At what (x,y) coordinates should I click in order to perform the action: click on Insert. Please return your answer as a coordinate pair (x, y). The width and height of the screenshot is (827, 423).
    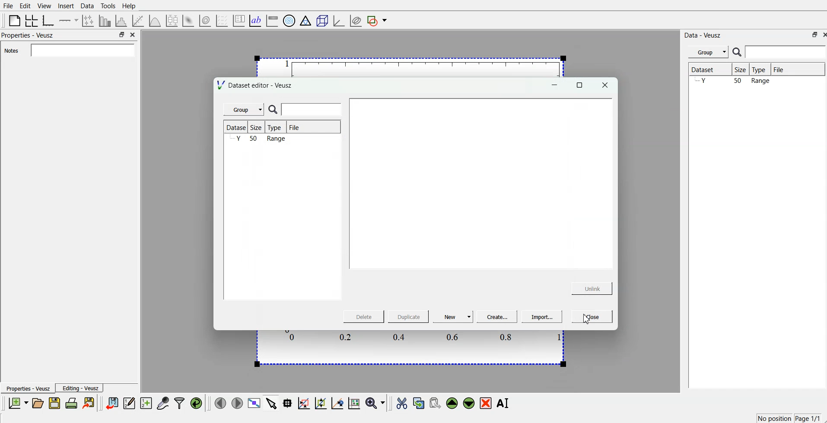
    Looking at the image, I should click on (66, 6).